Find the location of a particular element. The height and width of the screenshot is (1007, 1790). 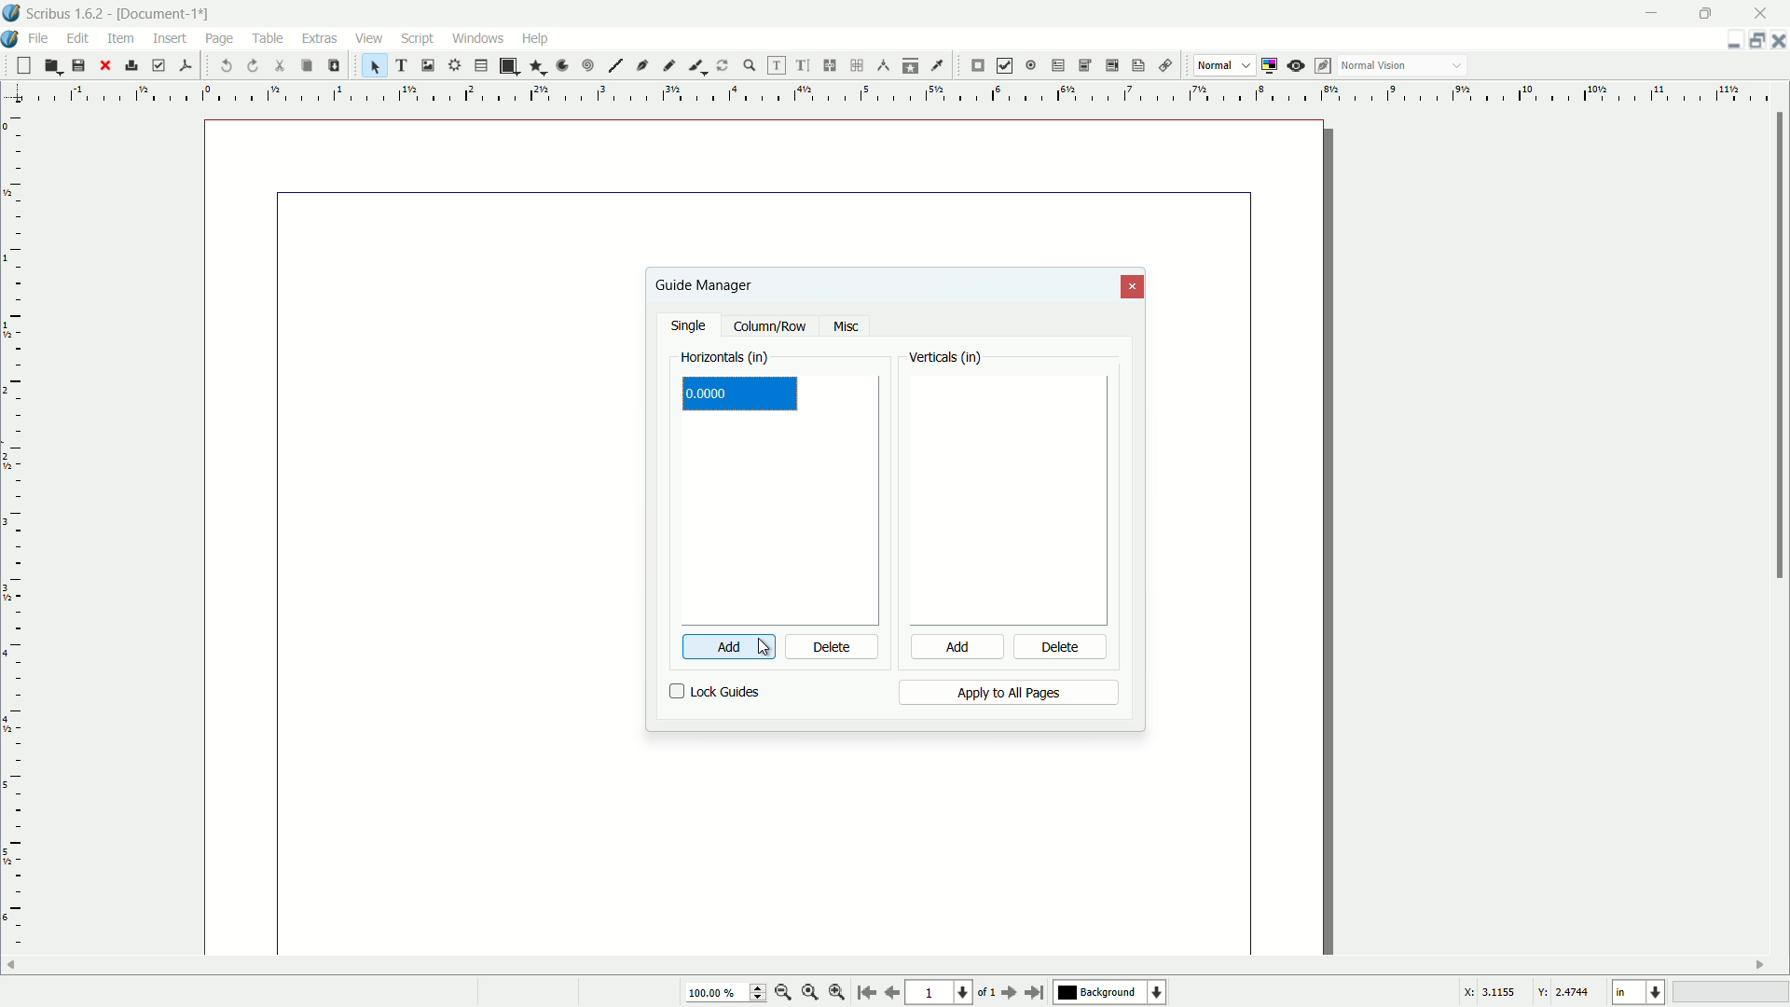

polygon is located at coordinates (537, 67).